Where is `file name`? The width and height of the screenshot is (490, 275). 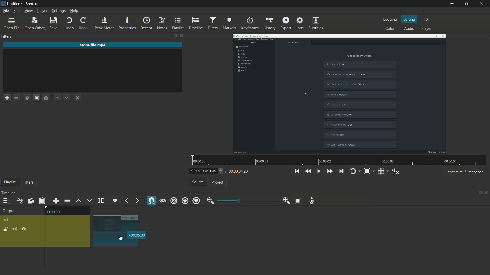 file name is located at coordinates (15, 4).